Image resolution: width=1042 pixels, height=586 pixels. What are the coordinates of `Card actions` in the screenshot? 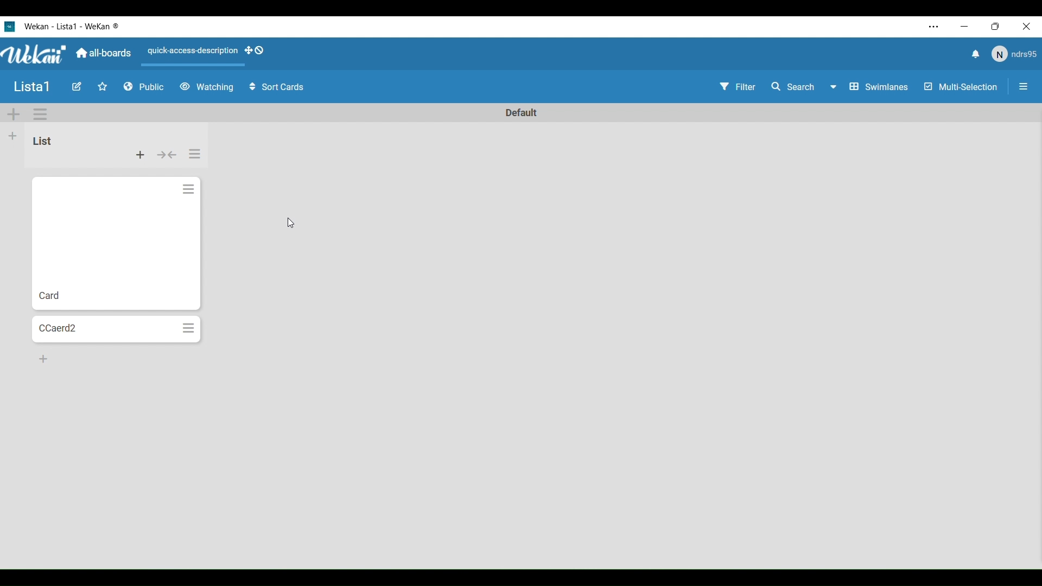 It's located at (189, 329).